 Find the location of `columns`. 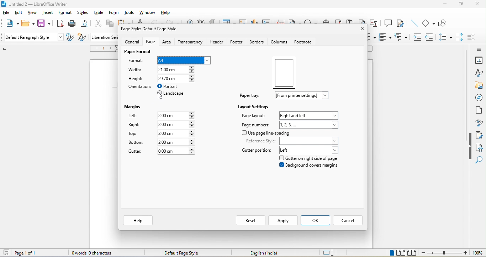

columns is located at coordinates (279, 42).